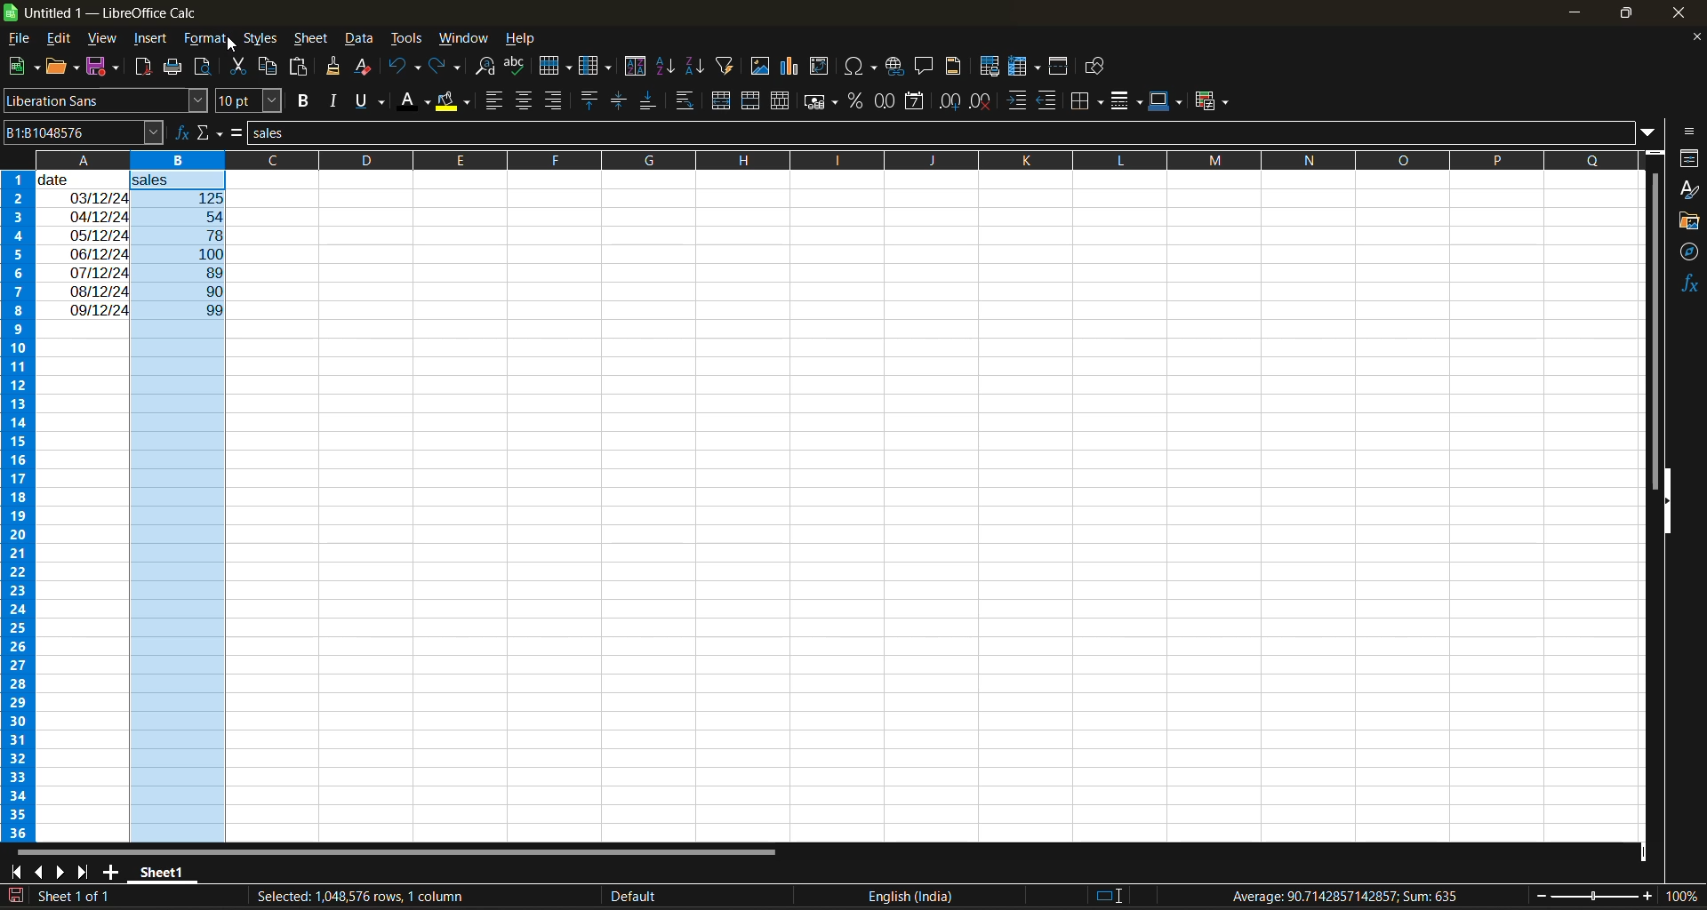 The image size is (1707, 910). I want to click on text language, so click(763, 895).